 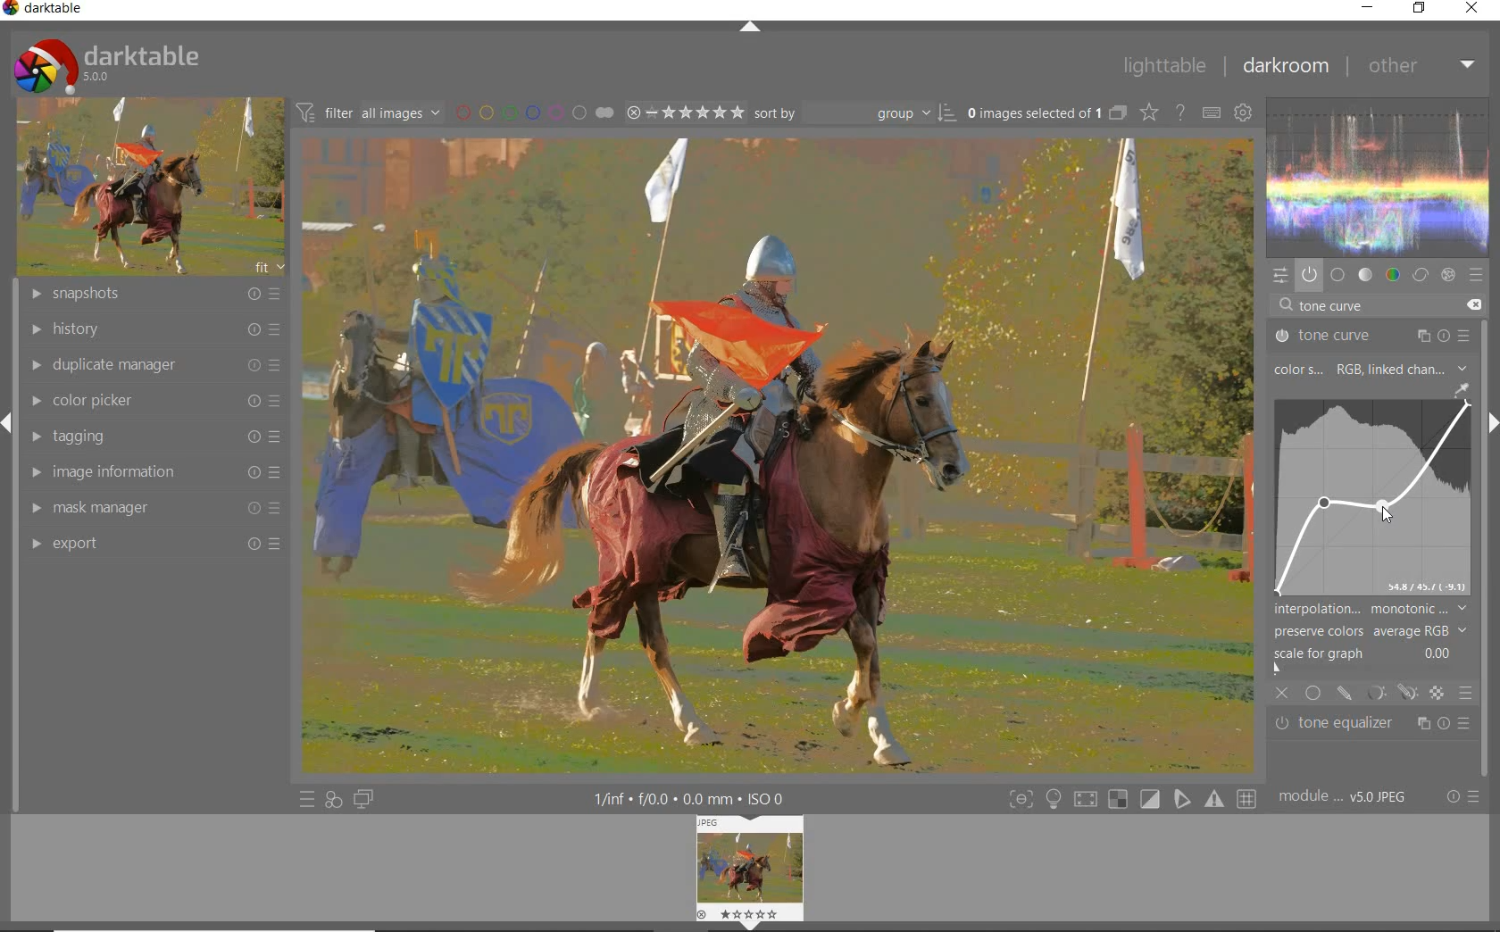 I want to click on other, so click(x=1421, y=65).